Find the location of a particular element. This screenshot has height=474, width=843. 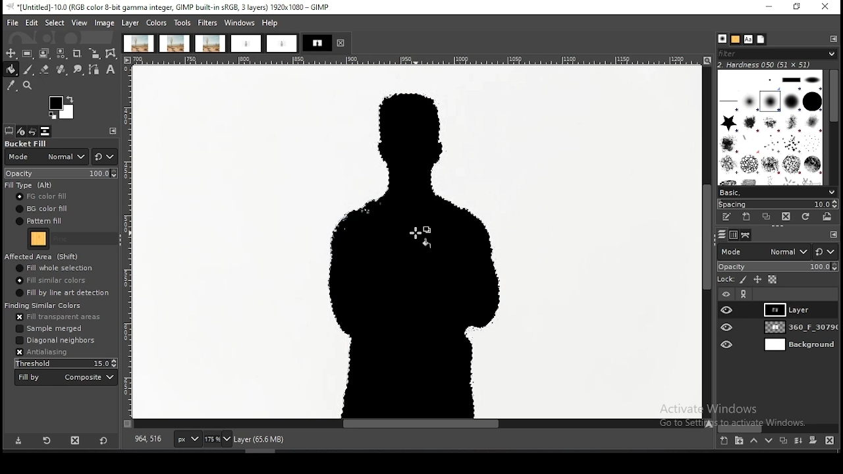

project tab is located at coordinates (282, 44).